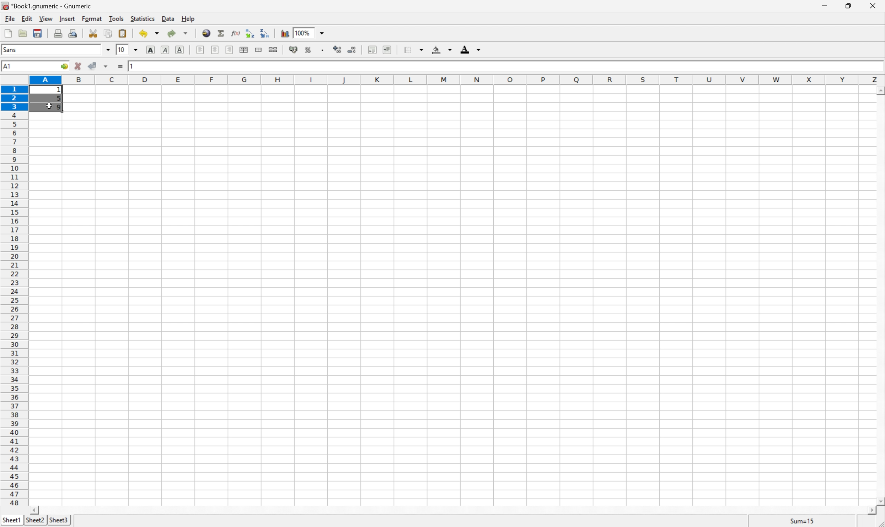 The width and height of the screenshot is (885, 527). What do you see at coordinates (57, 32) in the screenshot?
I see `print` at bounding box center [57, 32].